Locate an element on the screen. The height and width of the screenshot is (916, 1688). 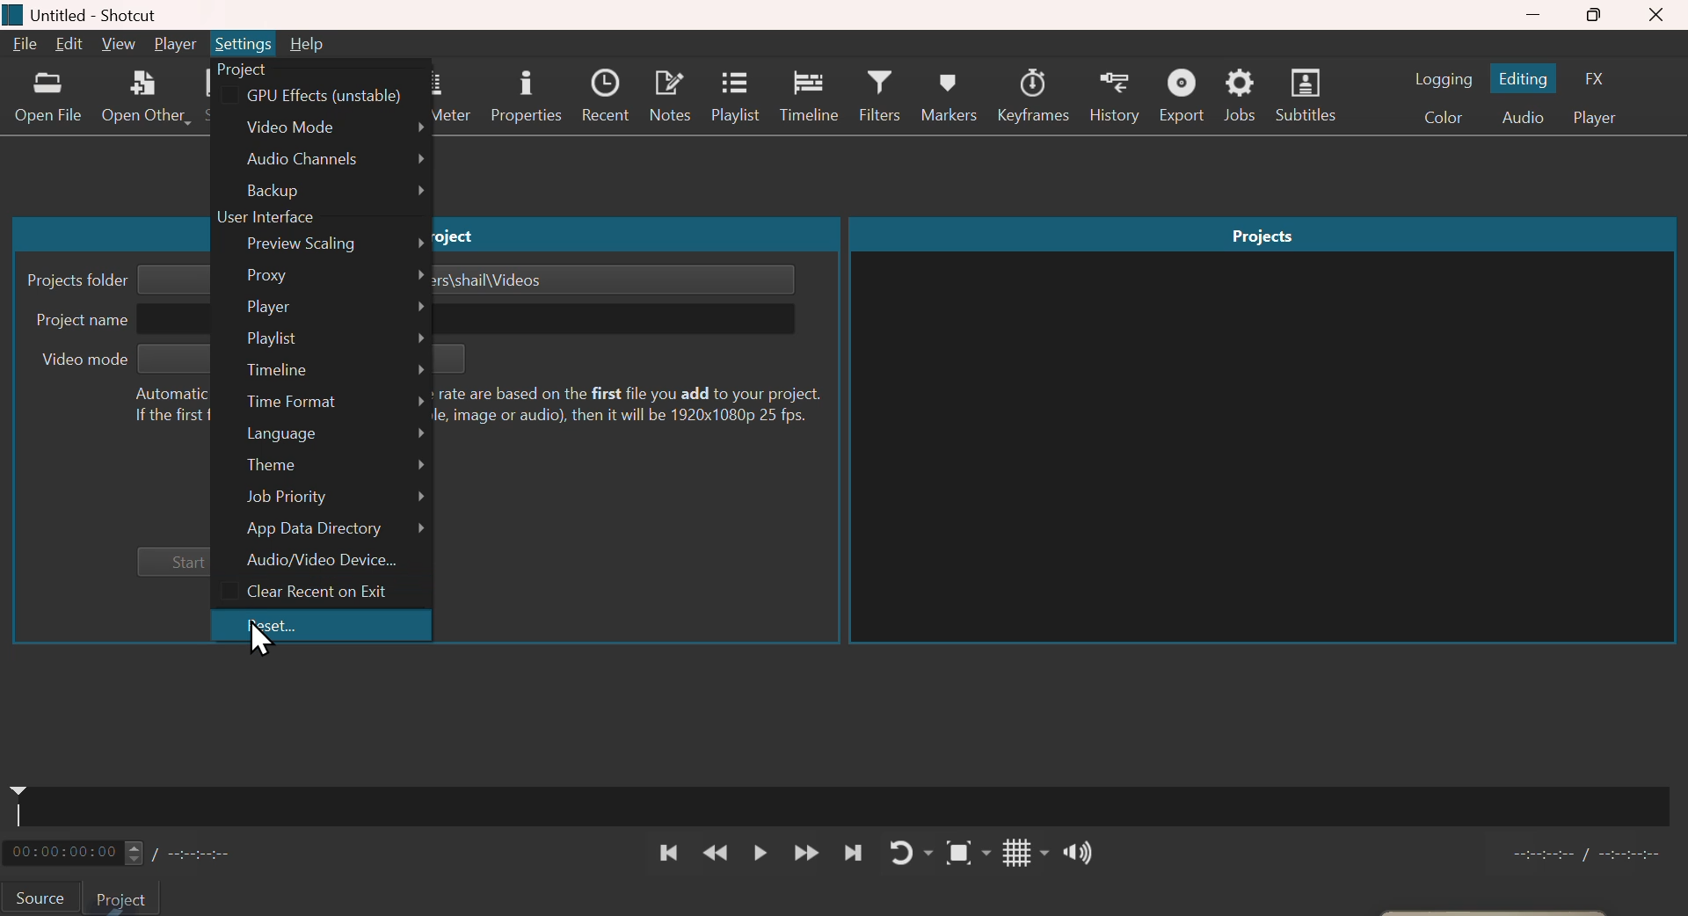
View is located at coordinates (120, 44).